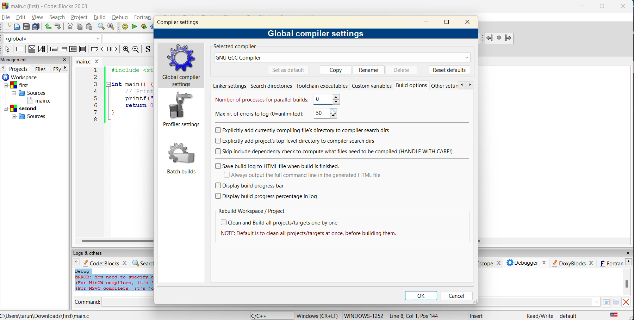  I want to click on Build options, so click(412, 85).